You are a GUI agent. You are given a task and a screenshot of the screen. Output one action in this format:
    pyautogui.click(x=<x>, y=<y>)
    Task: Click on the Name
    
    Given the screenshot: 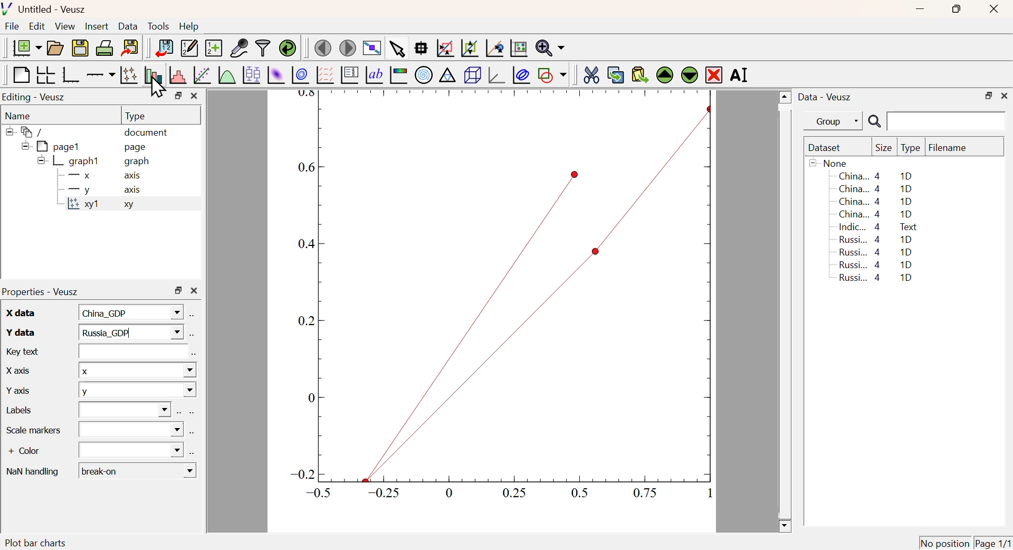 What is the action you would take?
    pyautogui.click(x=19, y=116)
    